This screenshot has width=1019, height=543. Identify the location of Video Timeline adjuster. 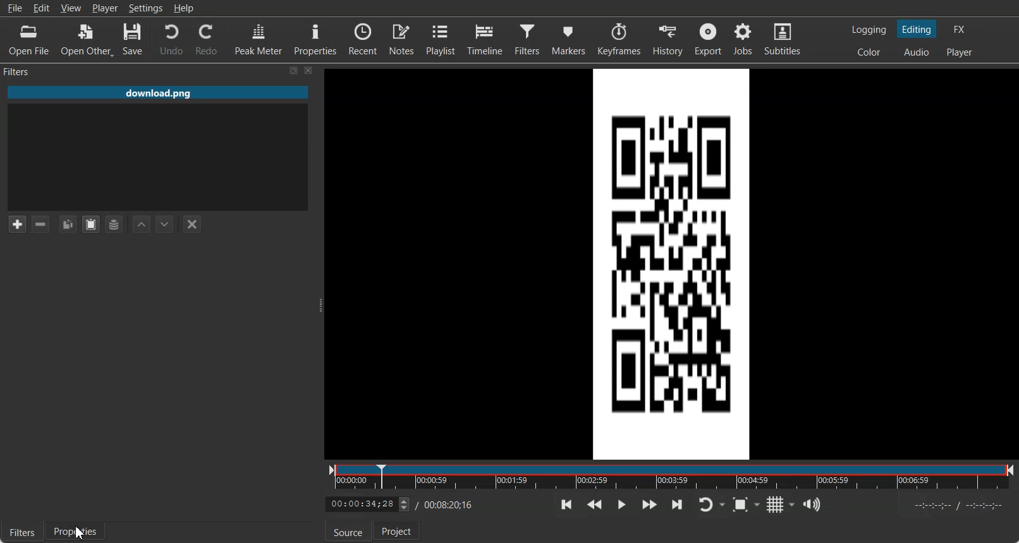
(367, 504).